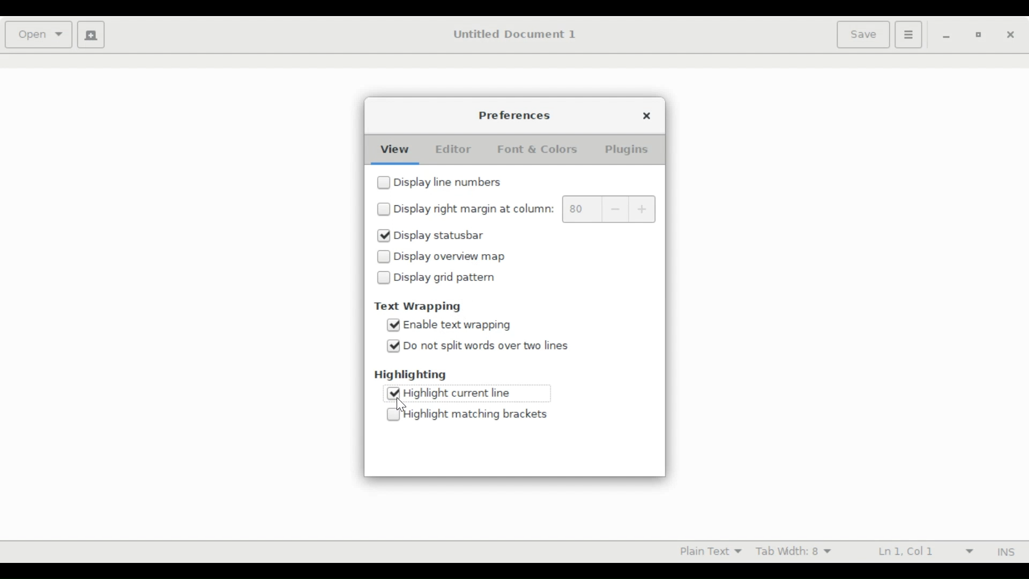  Describe the element at coordinates (908, 34) in the screenshot. I see `Application menu` at that location.